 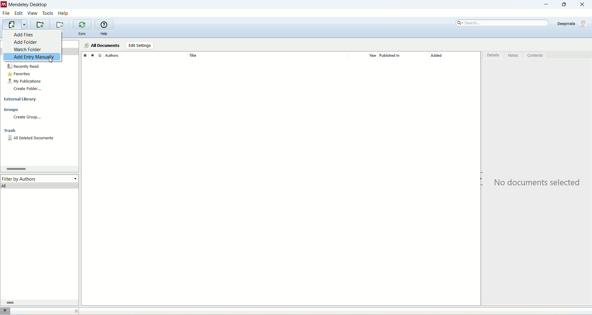 What do you see at coordinates (365, 55) in the screenshot?
I see `year` at bounding box center [365, 55].